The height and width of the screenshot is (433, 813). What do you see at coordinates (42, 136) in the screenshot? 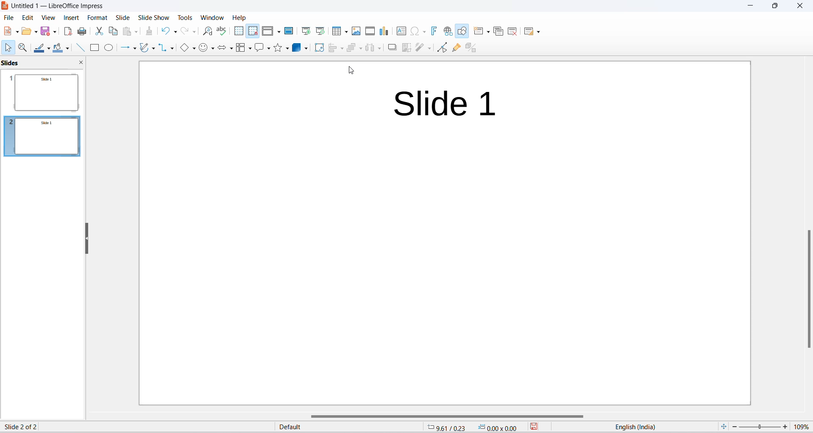
I see `slide 2` at bounding box center [42, 136].